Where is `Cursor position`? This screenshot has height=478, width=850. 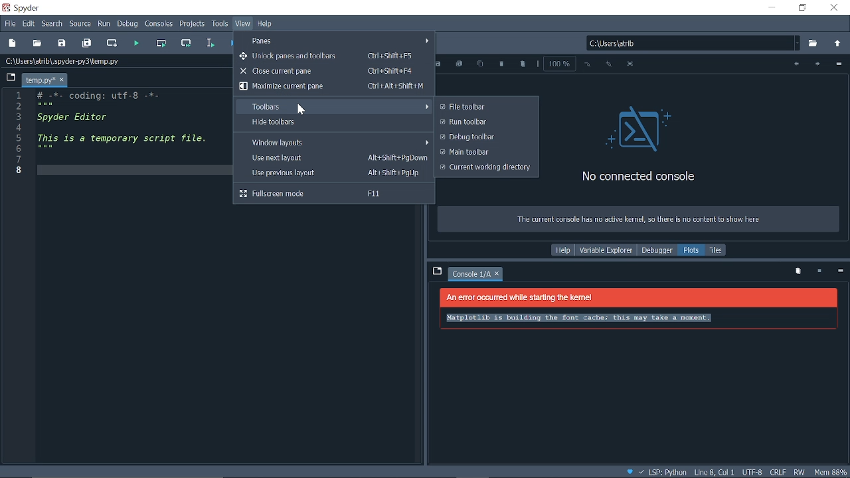 Cursor position is located at coordinates (714, 473).